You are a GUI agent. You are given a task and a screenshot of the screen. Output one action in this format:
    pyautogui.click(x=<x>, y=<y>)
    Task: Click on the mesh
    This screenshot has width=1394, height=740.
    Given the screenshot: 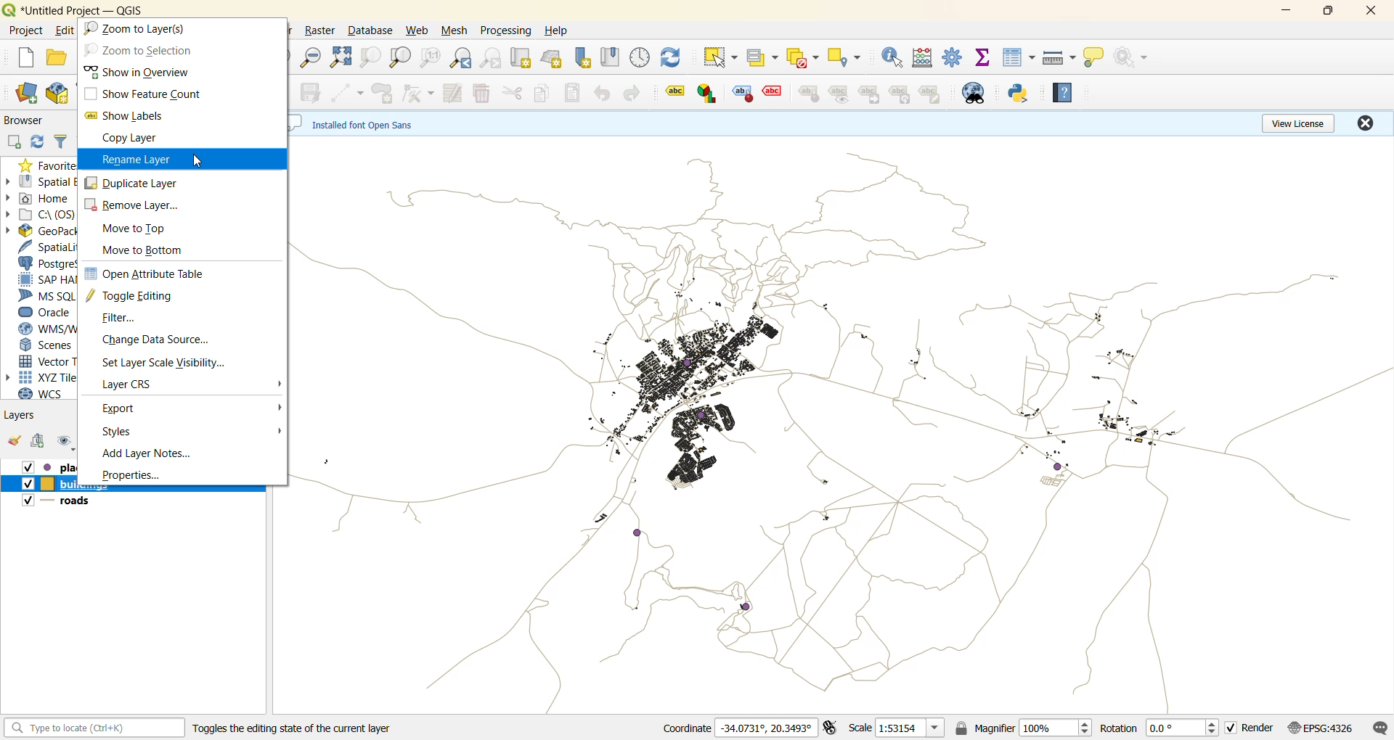 What is the action you would take?
    pyautogui.click(x=457, y=31)
    